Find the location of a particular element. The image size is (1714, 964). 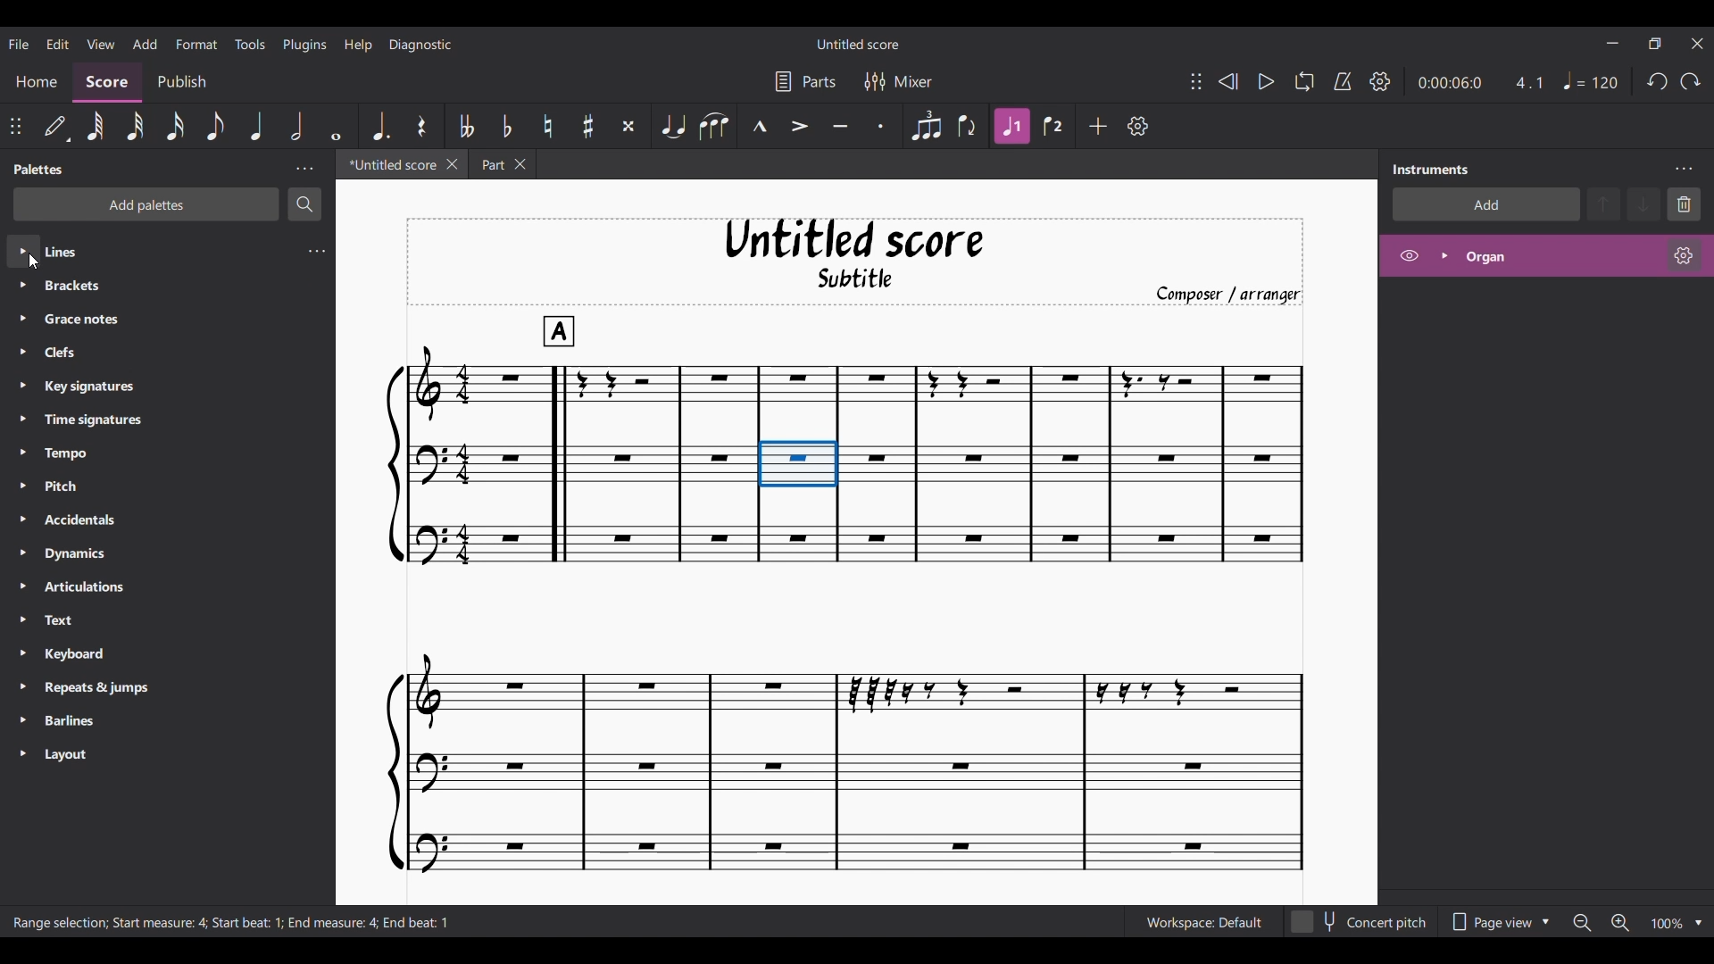

Toggle sharp is located at coordinates (587, 126).